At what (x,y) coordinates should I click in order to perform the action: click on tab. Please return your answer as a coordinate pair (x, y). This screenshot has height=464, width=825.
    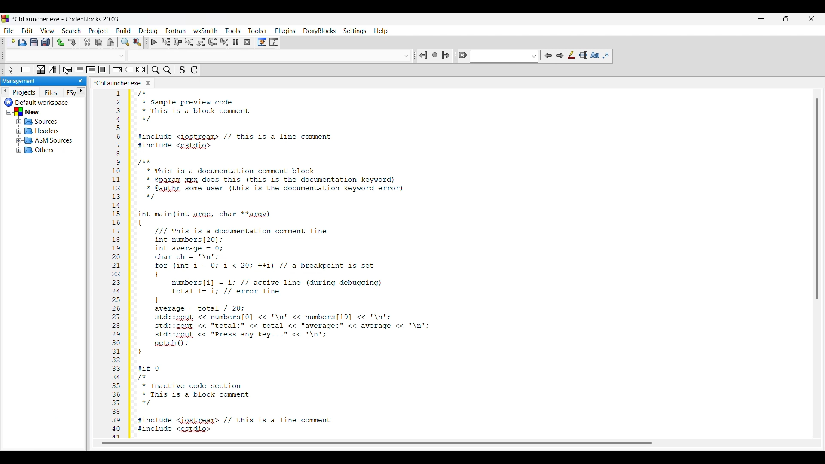
    Looking at the image, I should click on (816, 199).